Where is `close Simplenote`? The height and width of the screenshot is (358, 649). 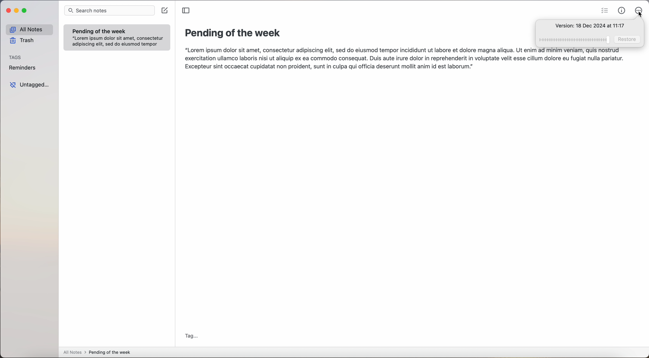 close Simplenote is located at coordinates (8, 10).